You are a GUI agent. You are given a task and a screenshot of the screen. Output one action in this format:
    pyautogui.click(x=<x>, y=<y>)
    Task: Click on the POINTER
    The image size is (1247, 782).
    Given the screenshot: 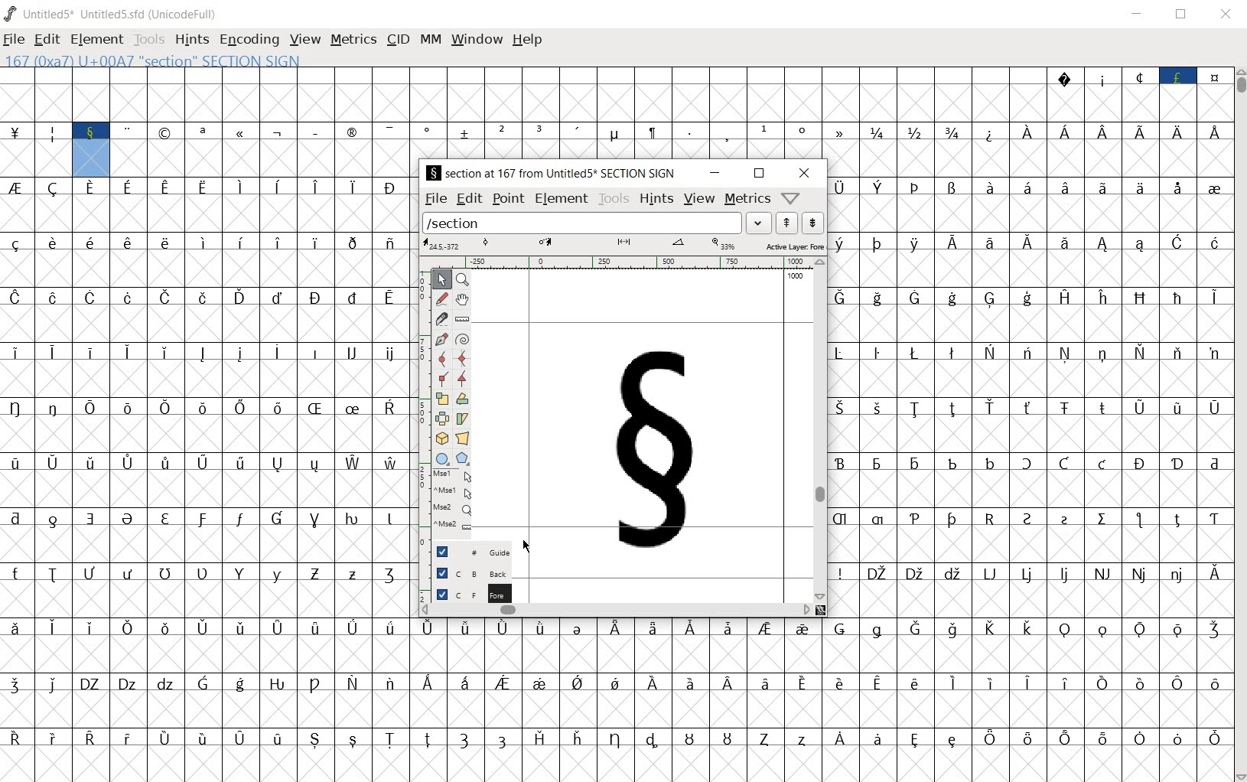 What is the action you would take?
    pyautogui.click(x=441, y=279)
    